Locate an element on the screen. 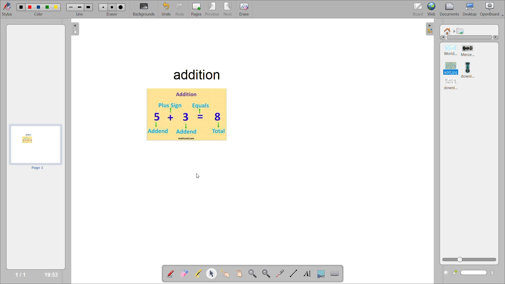 Image resolution: width=505 pixels, height=284 pixels. color 4 is located at coordinates (47, 8).